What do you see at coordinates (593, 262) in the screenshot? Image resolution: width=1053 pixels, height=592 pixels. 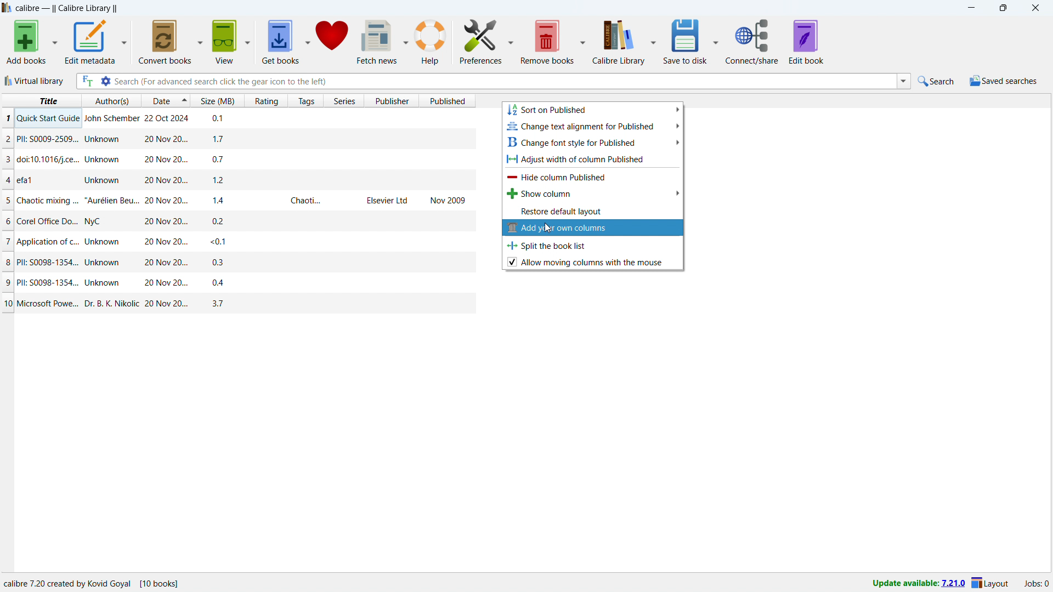 I see `allow moving columns with the mouse` at bounding box center [593, 262].